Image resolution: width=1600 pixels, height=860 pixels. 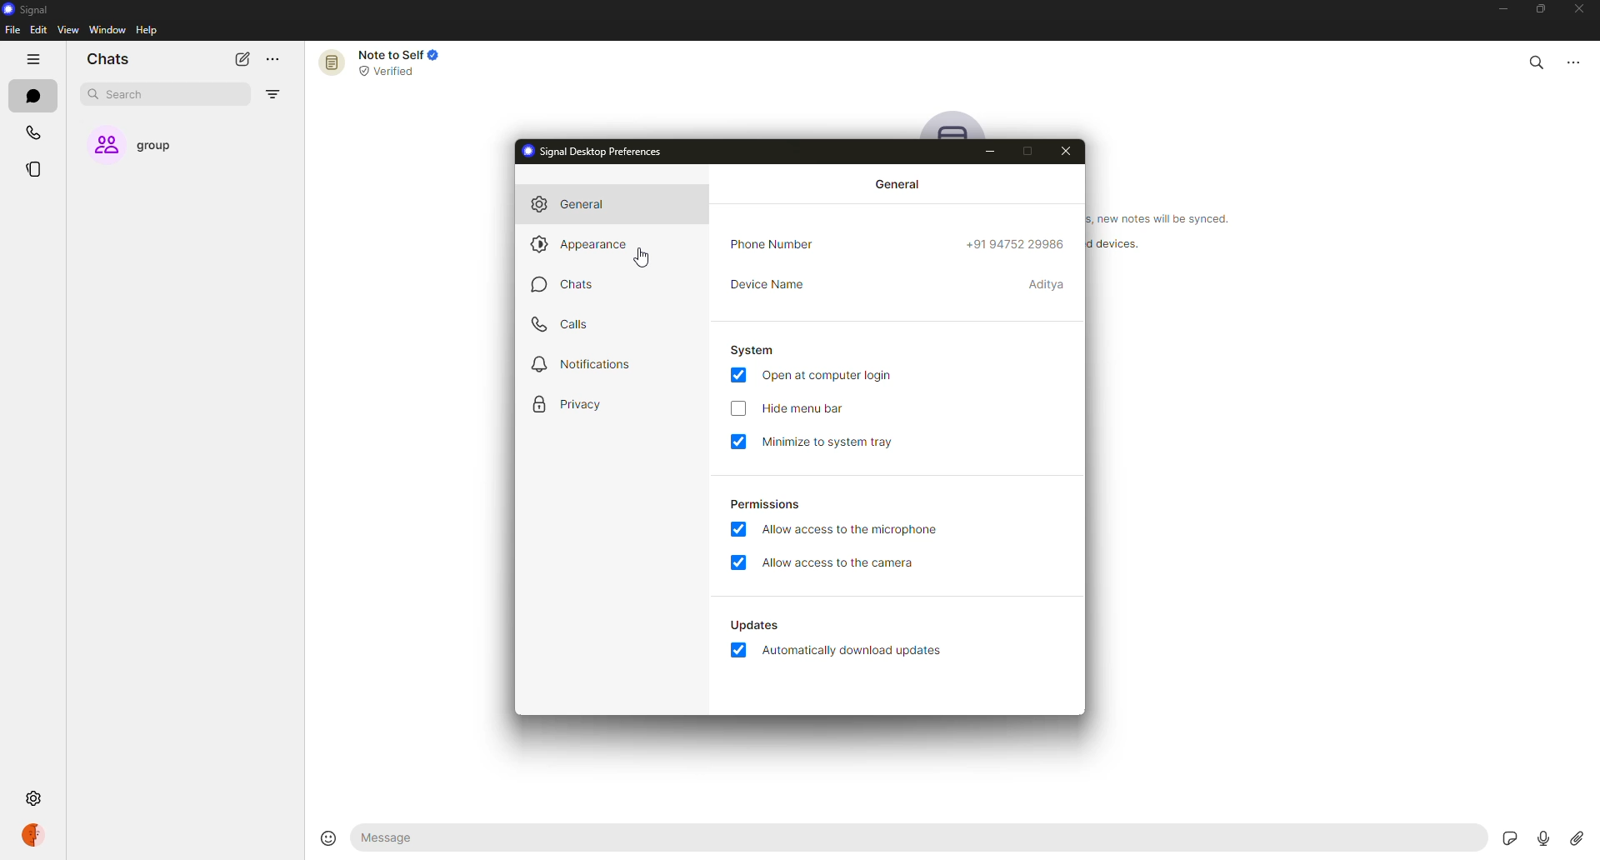 What do you see at coordinates (108, 60) in the screenshot?
I see `chats` at bounding box center [108, 60].